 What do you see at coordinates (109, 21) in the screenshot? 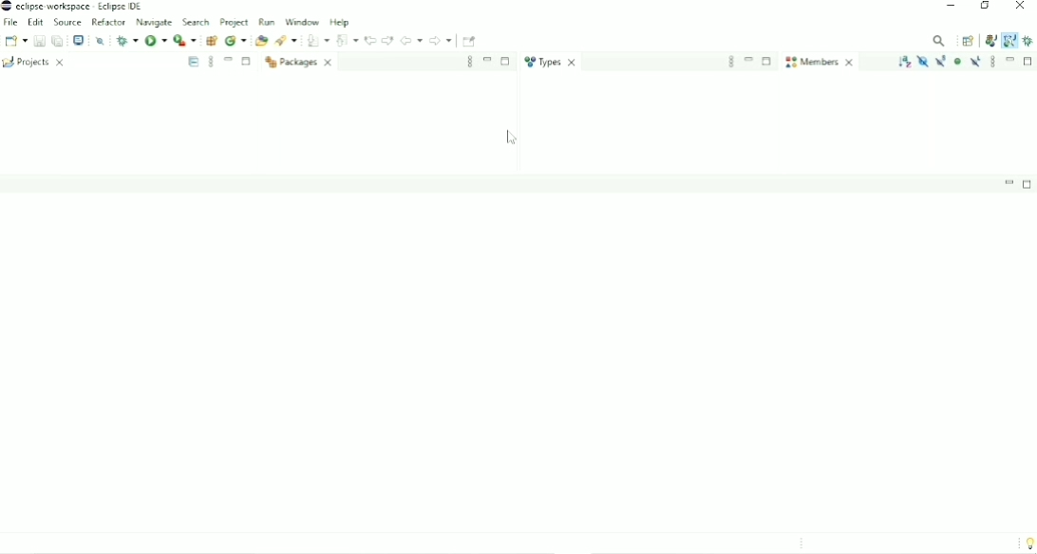
I see `Refractor` at bounding box center [109, 21].